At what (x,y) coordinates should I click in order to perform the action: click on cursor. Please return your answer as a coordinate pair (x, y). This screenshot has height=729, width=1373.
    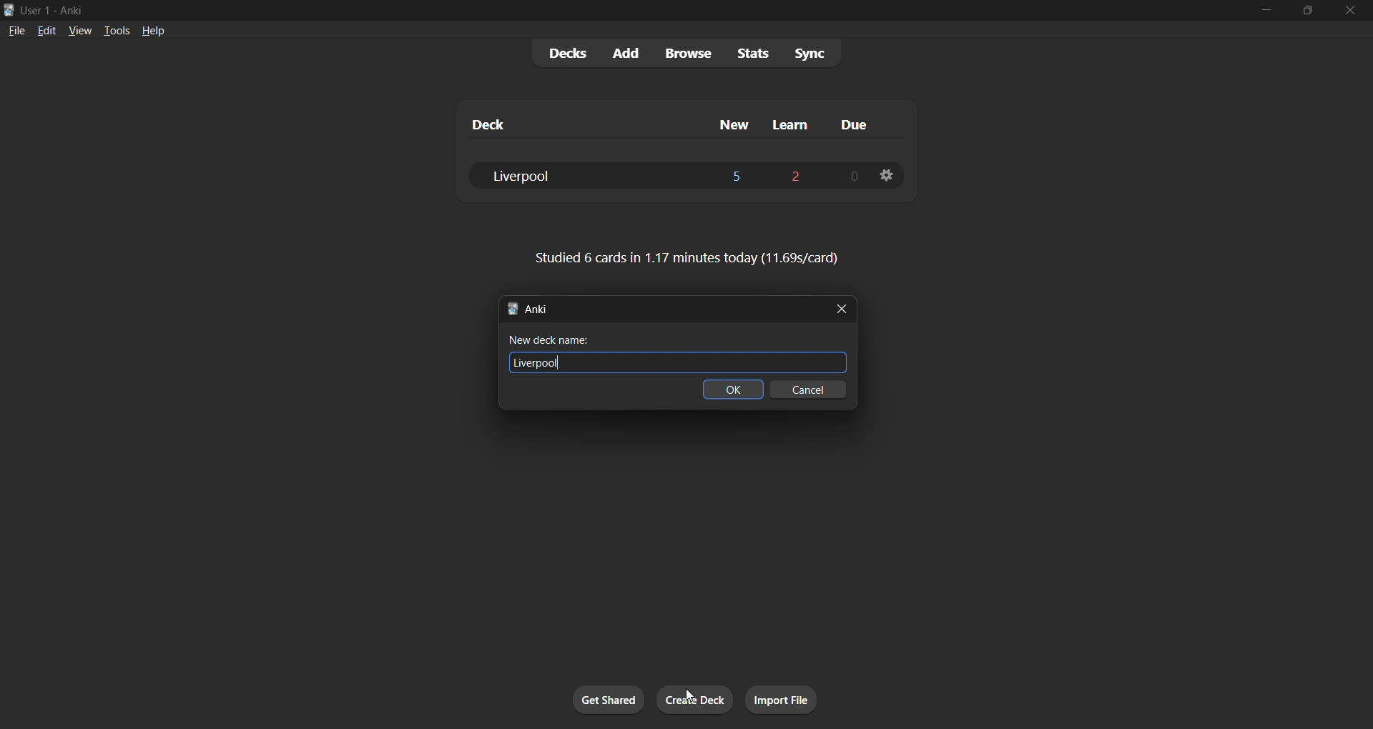
    Looking at the image, I should click on (688, 694).